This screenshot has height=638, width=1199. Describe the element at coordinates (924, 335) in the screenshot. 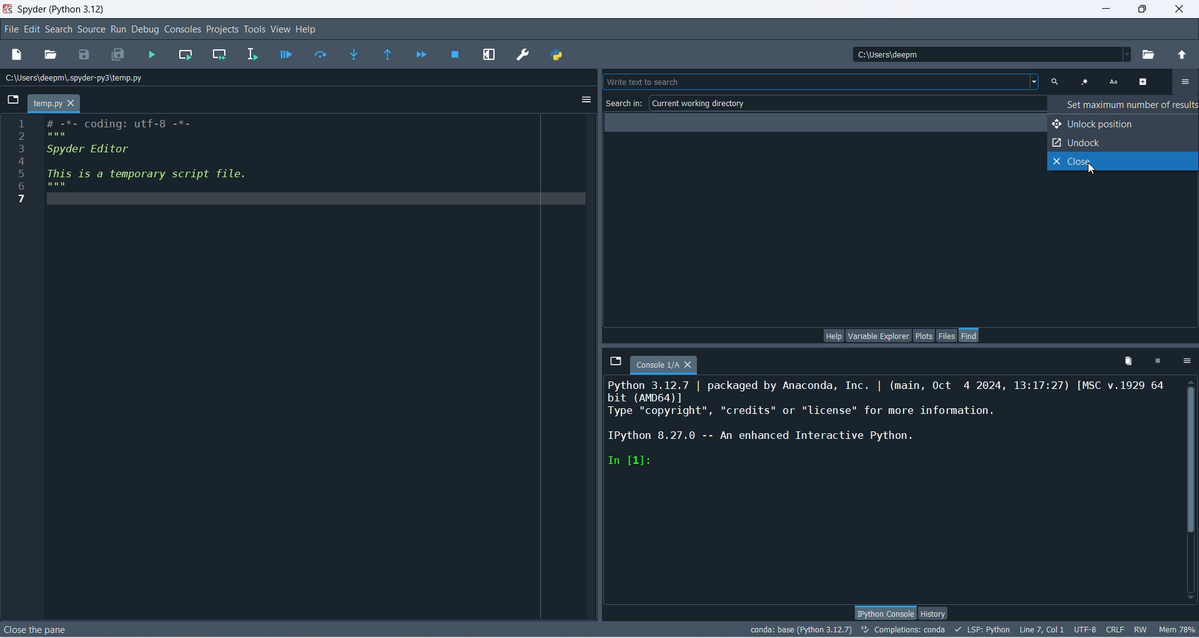

I see `plots` at that location.